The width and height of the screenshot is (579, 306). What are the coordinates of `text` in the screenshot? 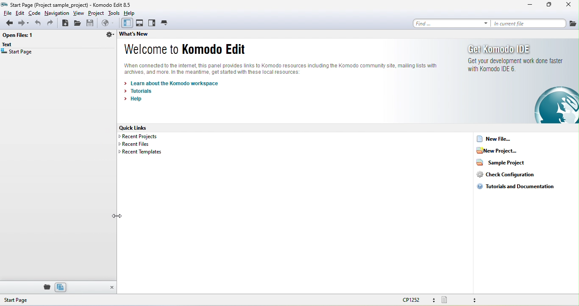 It's located at (10, 45).